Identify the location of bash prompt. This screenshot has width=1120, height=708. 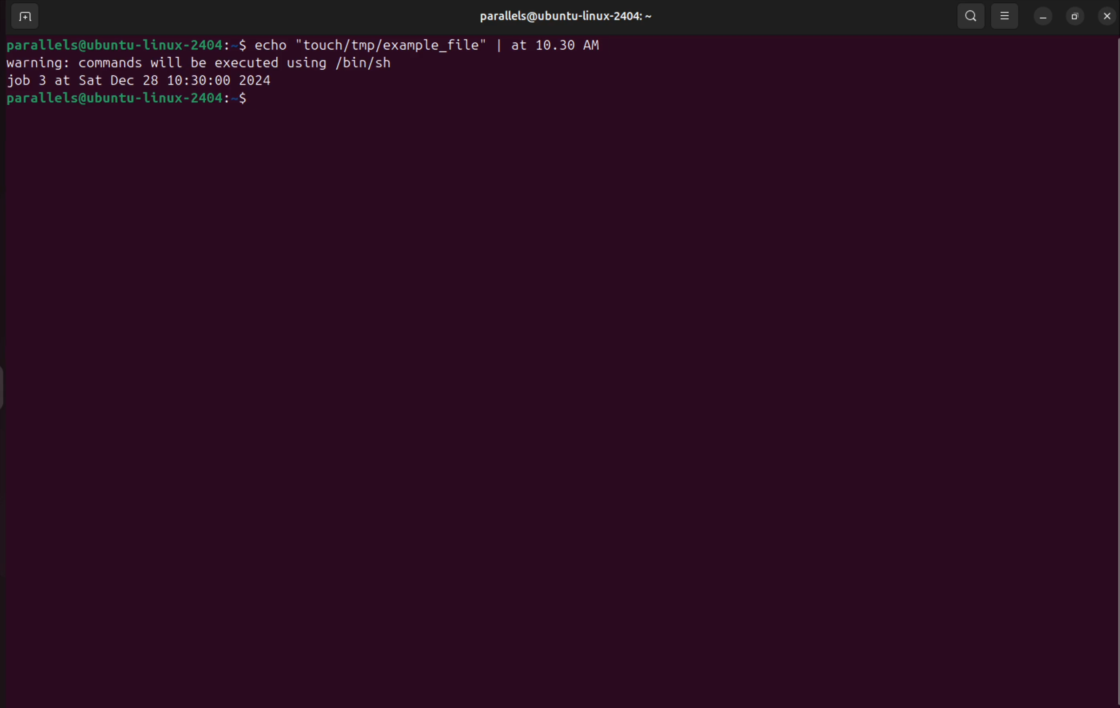
(125, 44).